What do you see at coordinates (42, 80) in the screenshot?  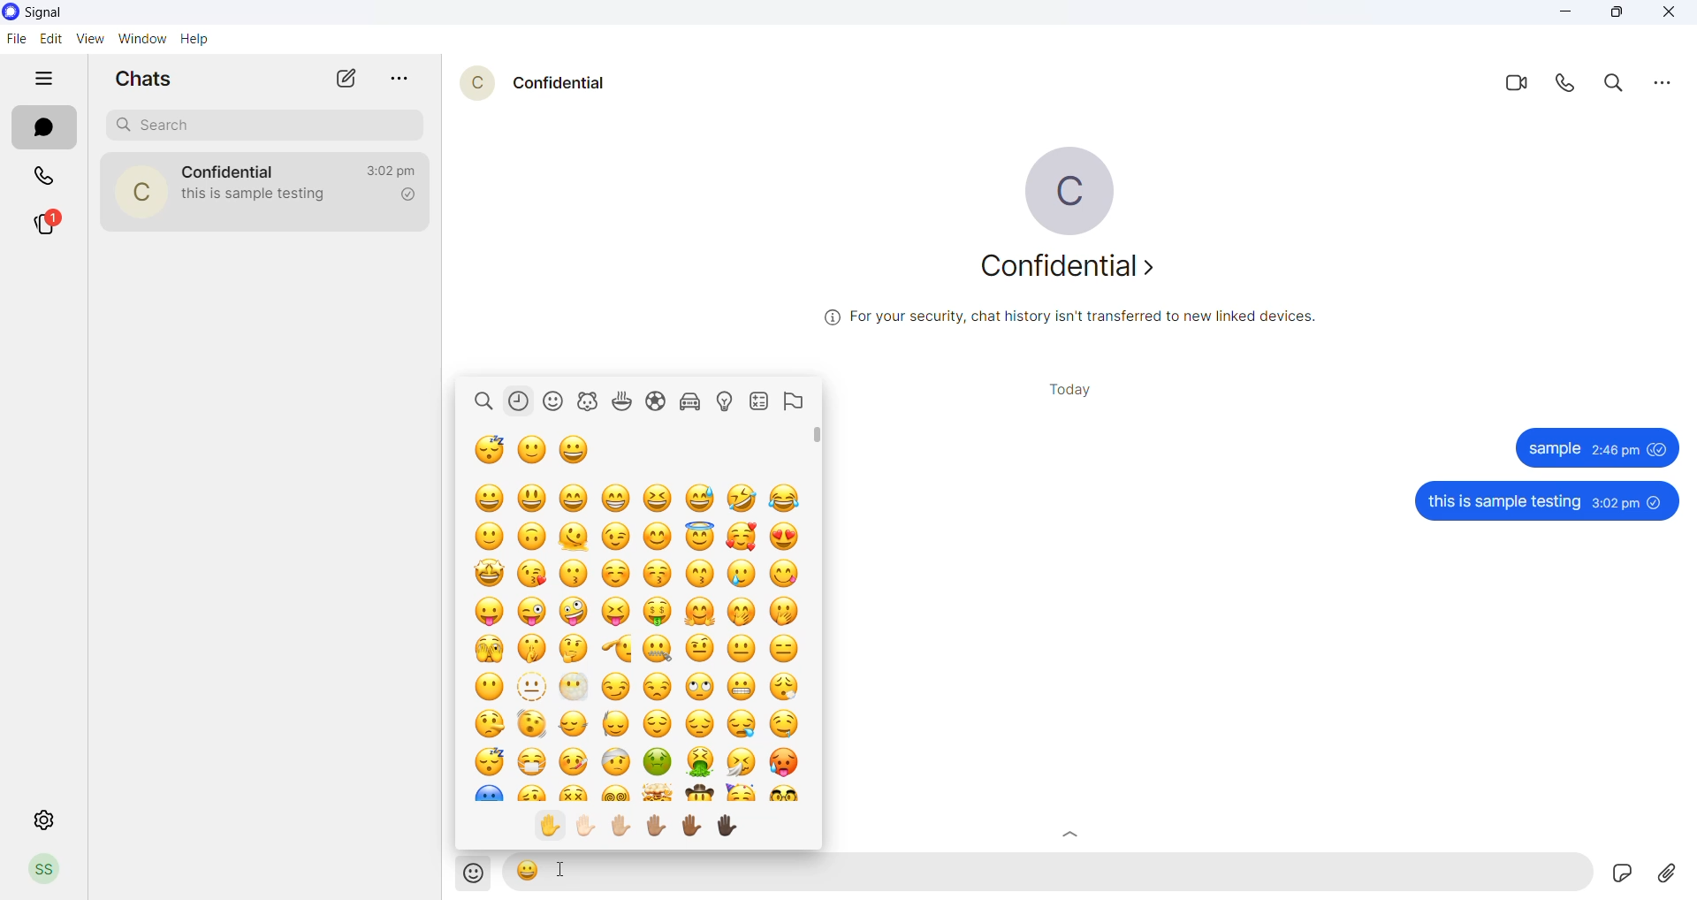 I see `hide` at bounding box center [42, 80].